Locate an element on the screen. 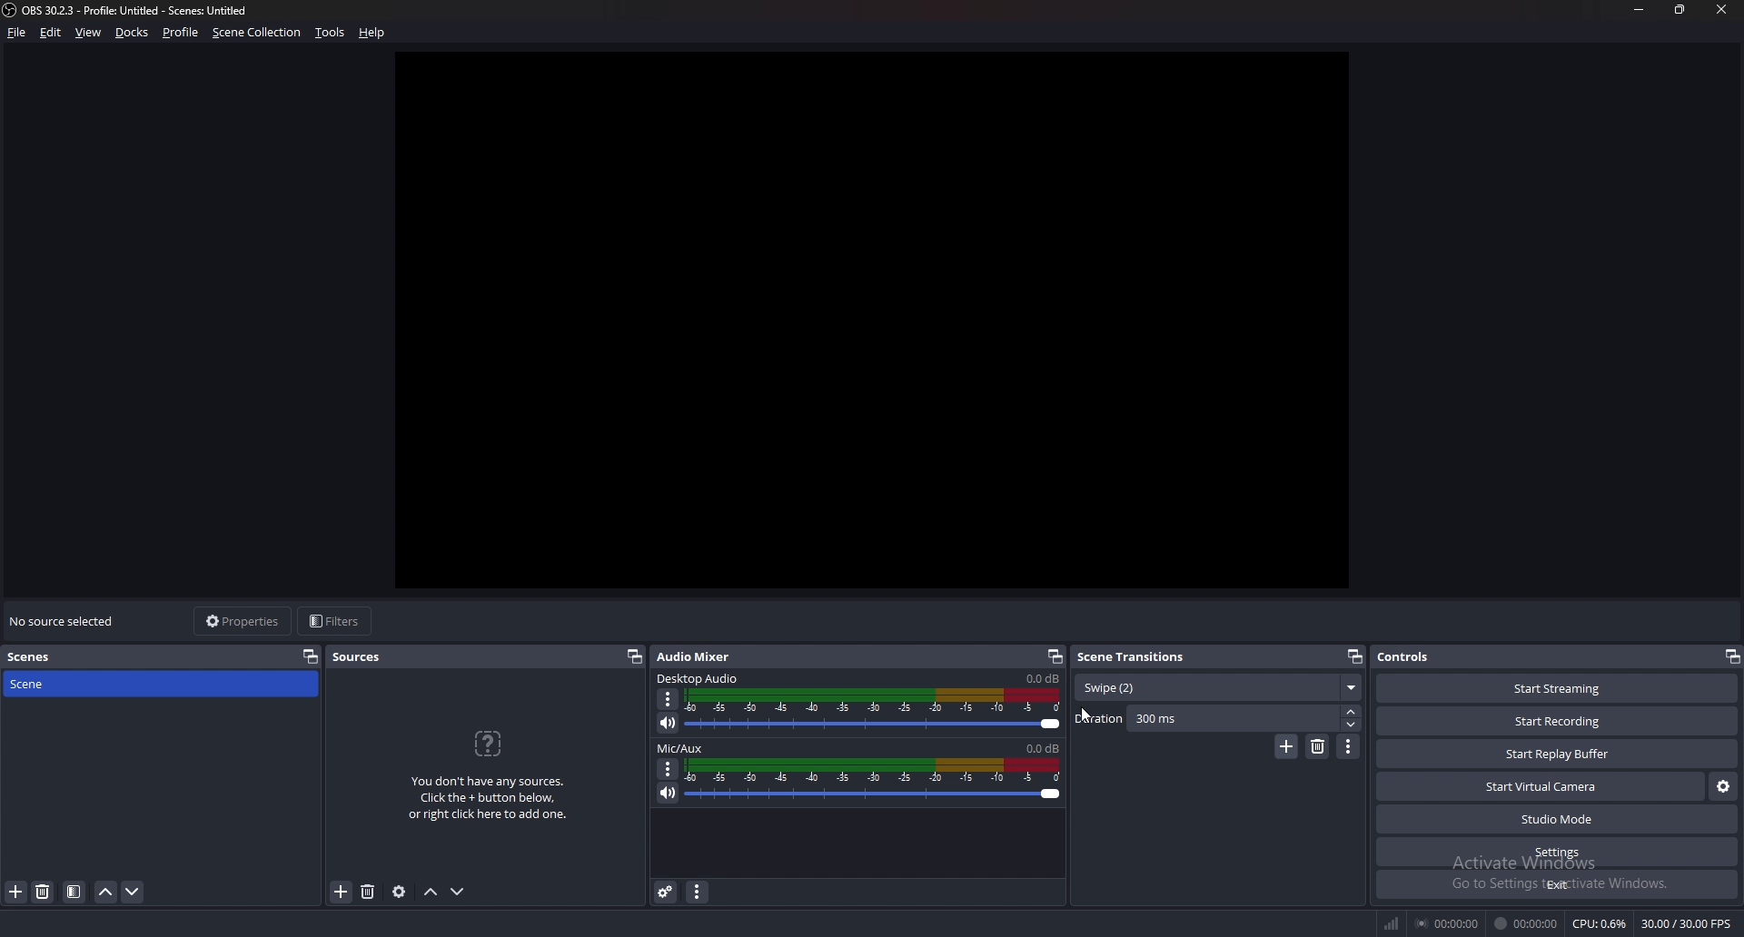 The width and height of the screenshot is (1744, 937). scenes is located at coordinates (62, 657).